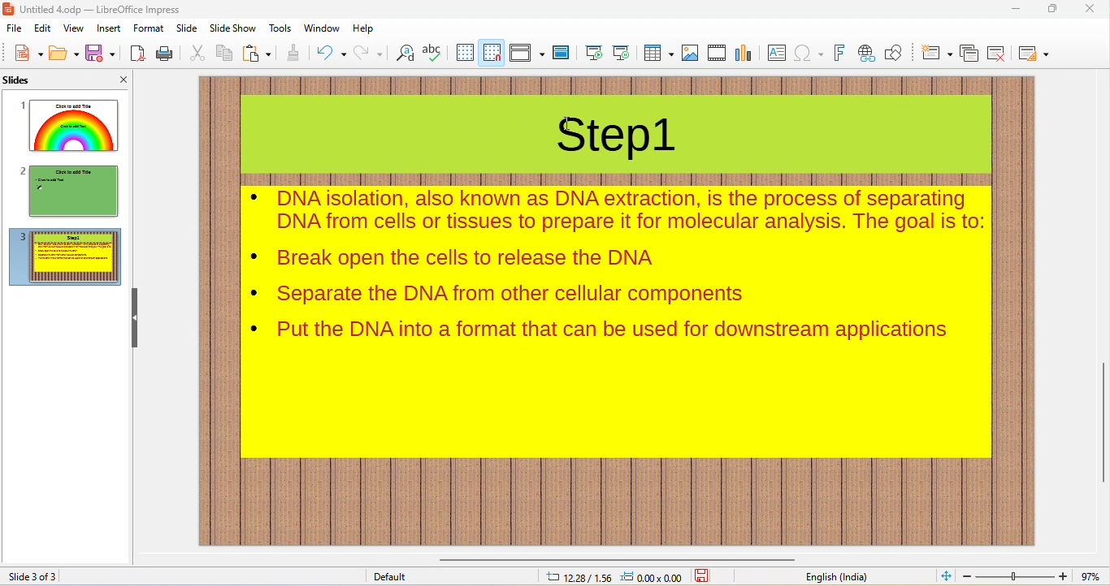  I want to click on title, so click(618, 133).